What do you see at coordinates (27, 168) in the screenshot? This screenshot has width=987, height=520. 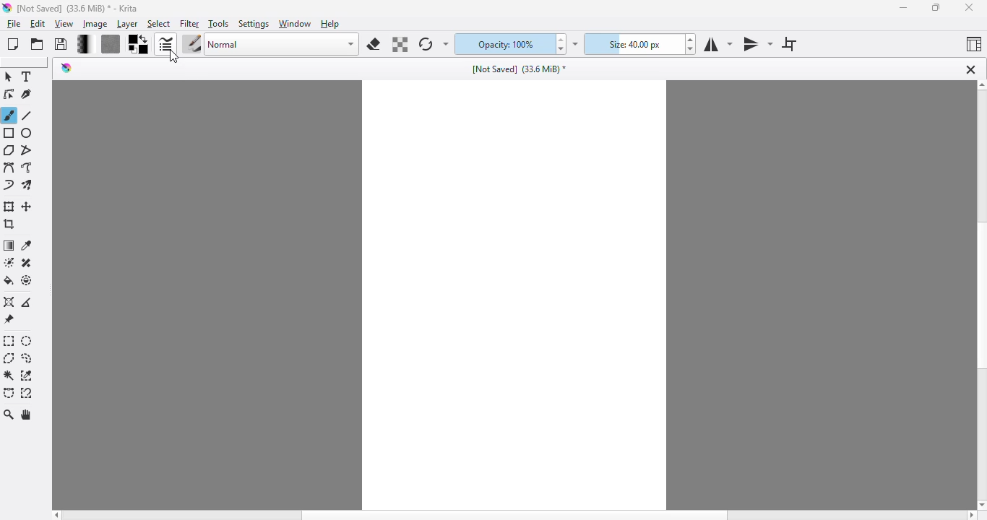 I see `freehand path tool` at bounding box center [27, 168].